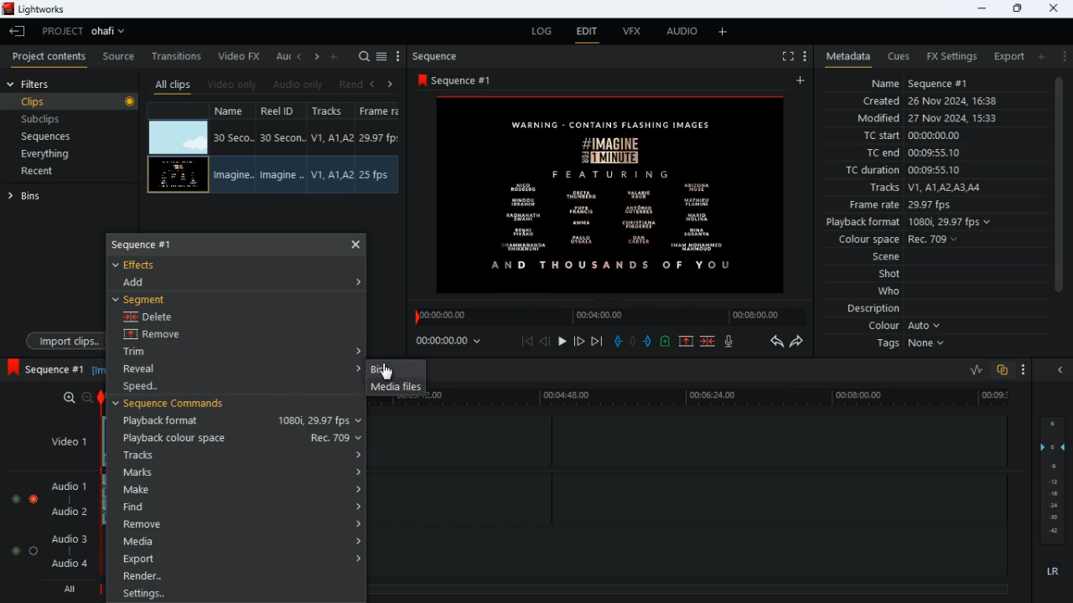 The width and height of the screenshot is (1073, 603). Describe the element at coordinates (234, 595) in the screenshot. I see `settings` at that location.